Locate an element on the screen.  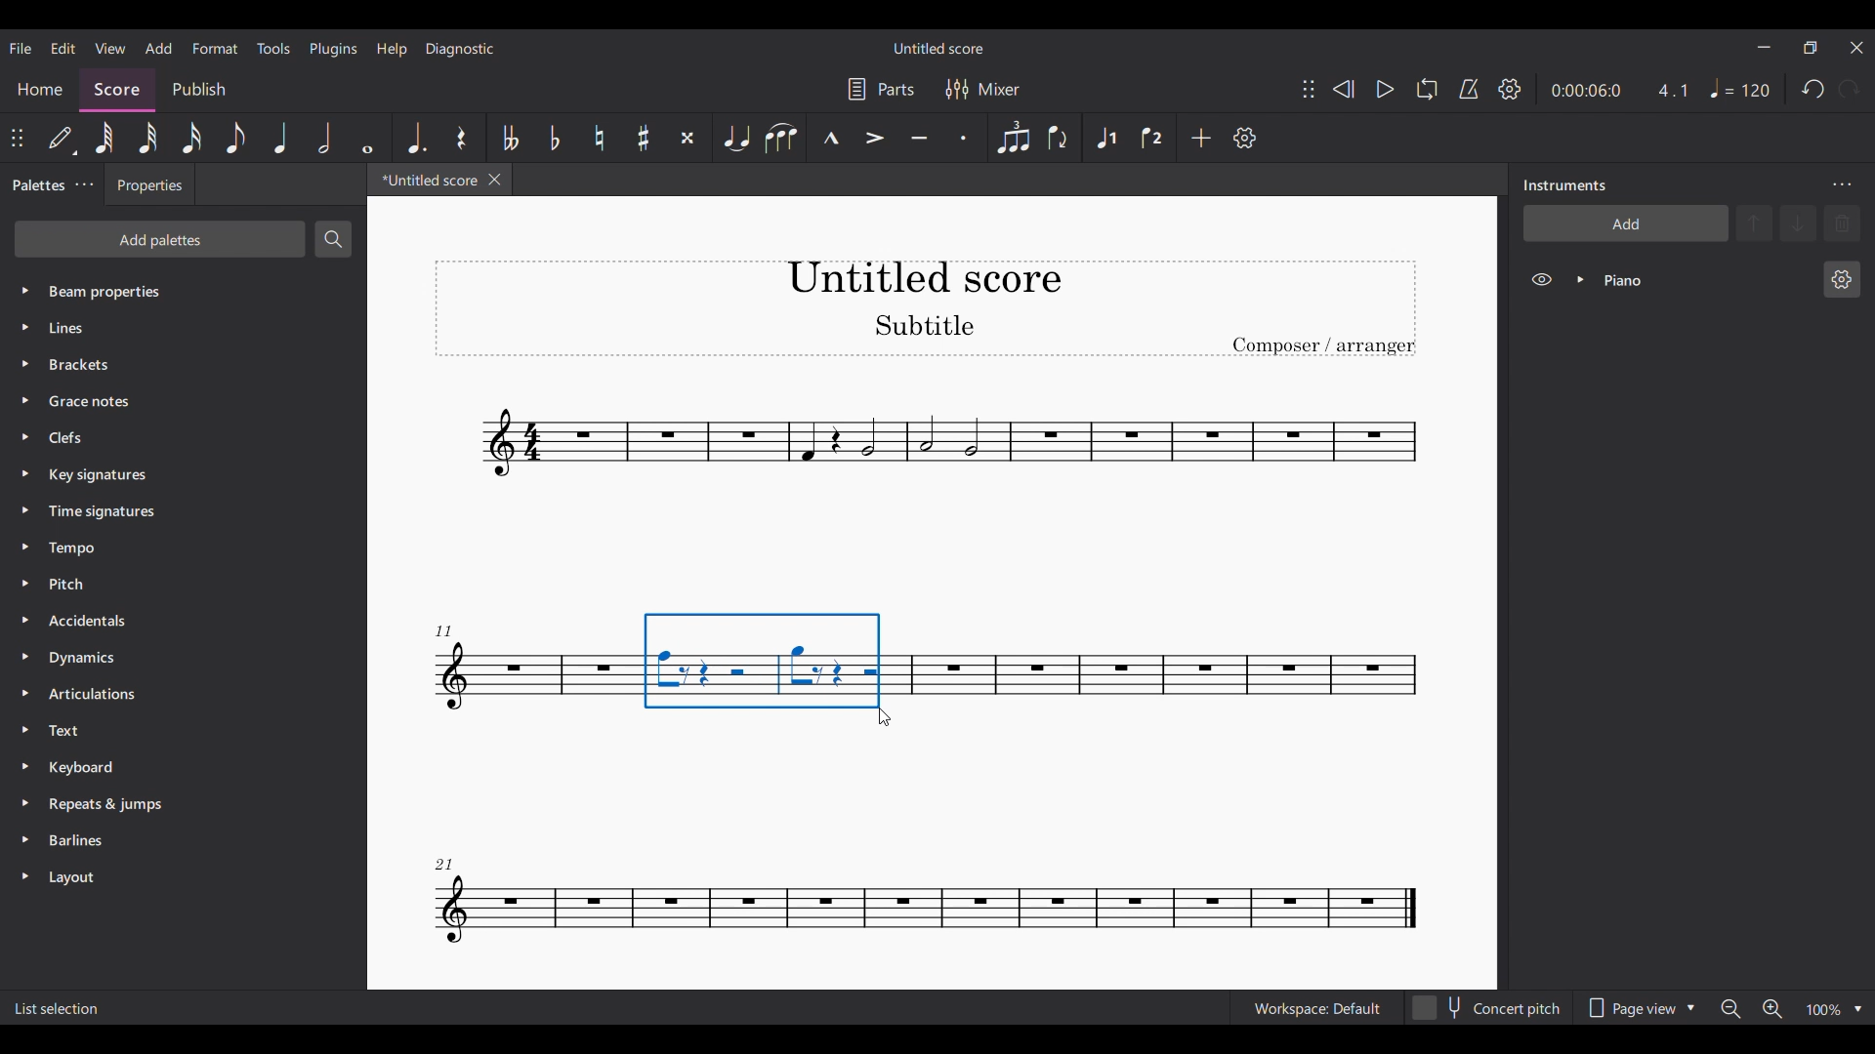
Tuplet is located at coordinates (1014, 138).